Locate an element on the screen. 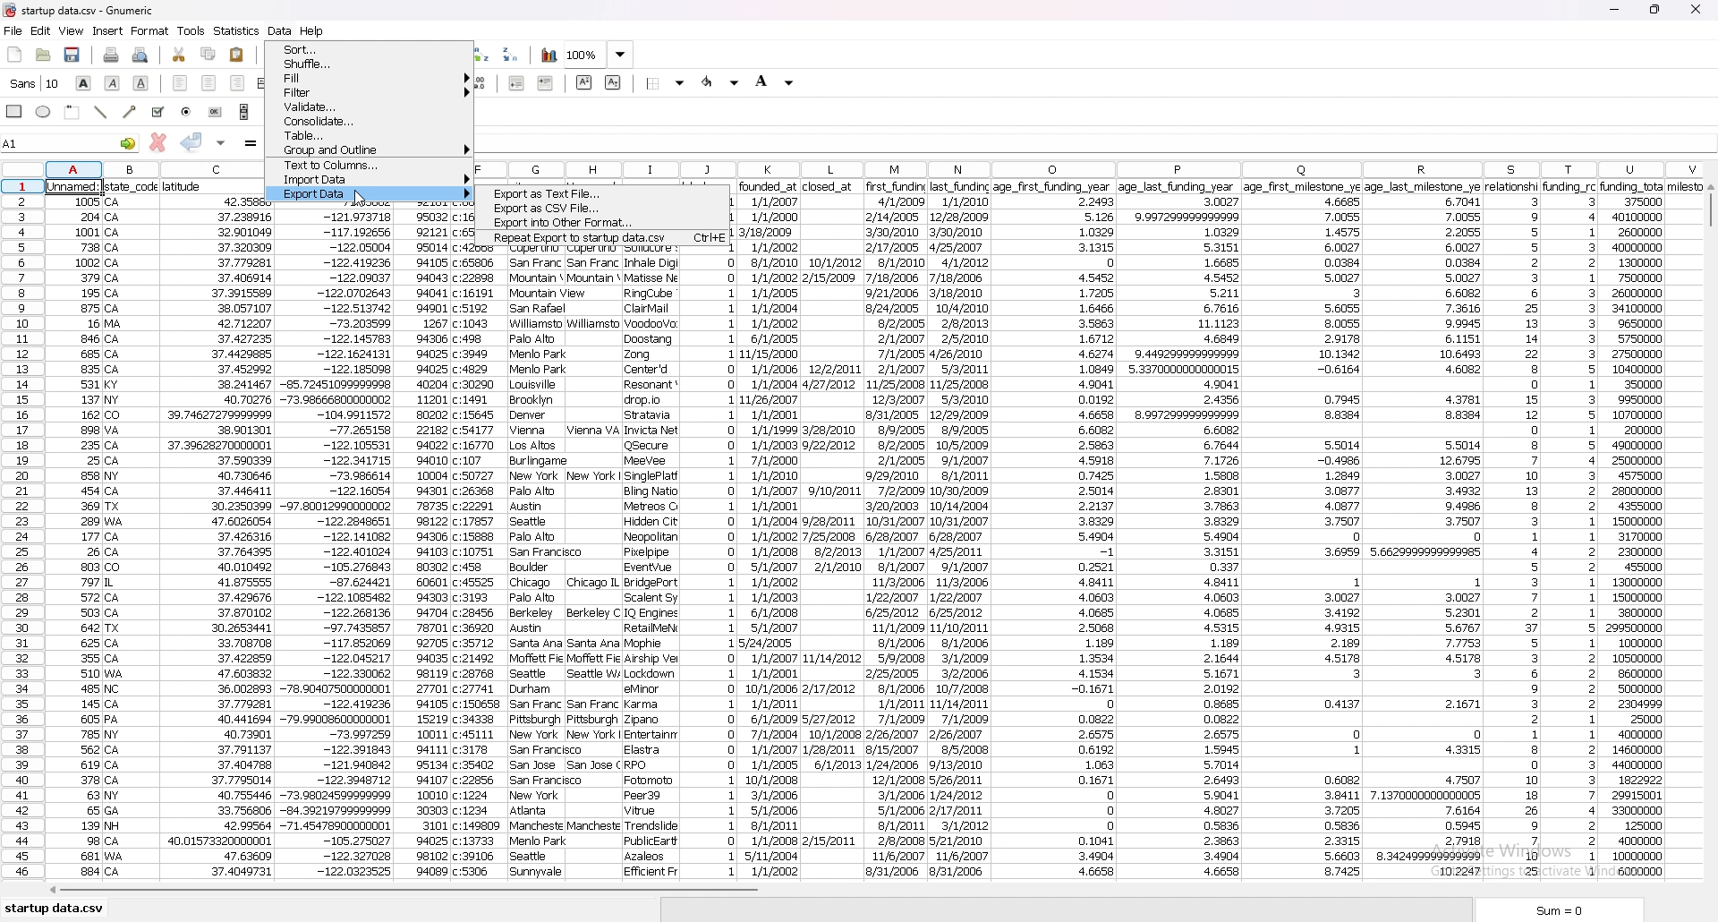  columns is located at coordinates (1094, 164).